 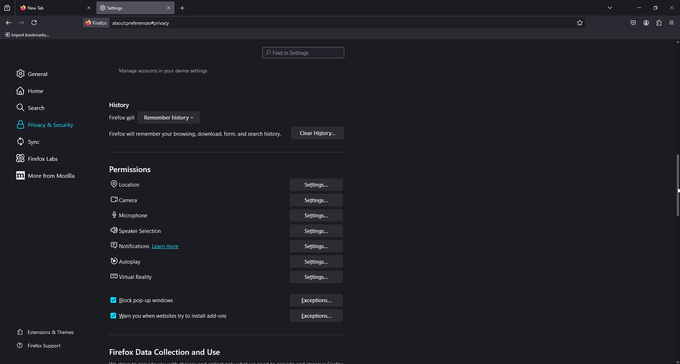 I want to click on new tab, so click(x=50, y=7).